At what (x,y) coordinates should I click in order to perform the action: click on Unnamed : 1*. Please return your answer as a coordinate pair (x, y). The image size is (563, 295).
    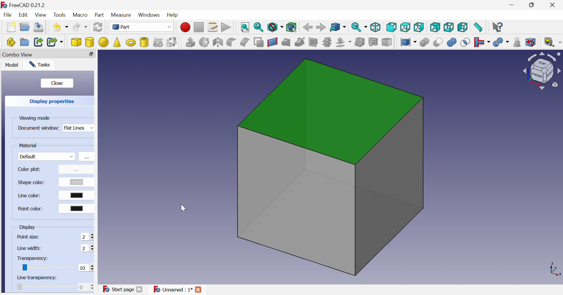
    Looking at the image, I should click on (172, 289).